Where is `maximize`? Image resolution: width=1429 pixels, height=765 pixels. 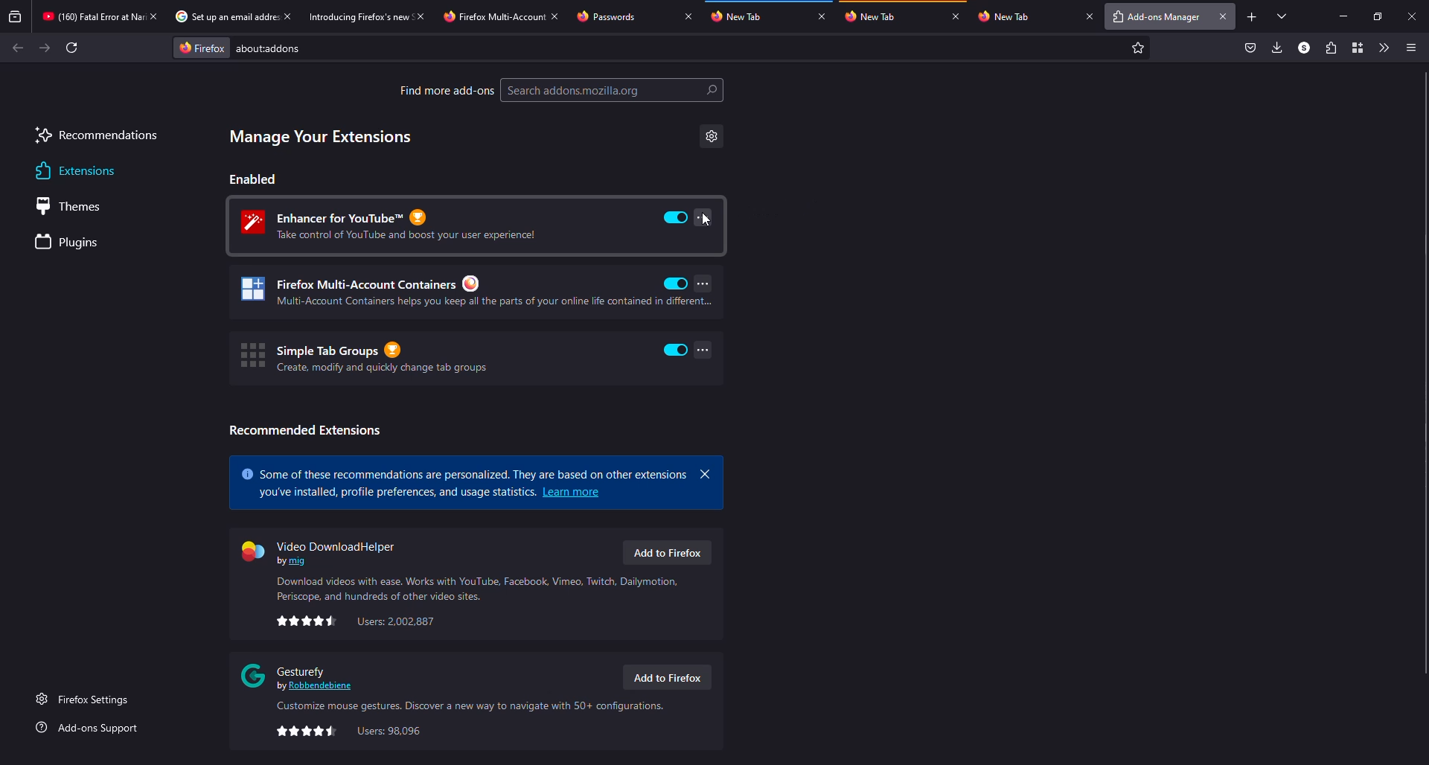 maximize is located at coordinates (1378, 17).